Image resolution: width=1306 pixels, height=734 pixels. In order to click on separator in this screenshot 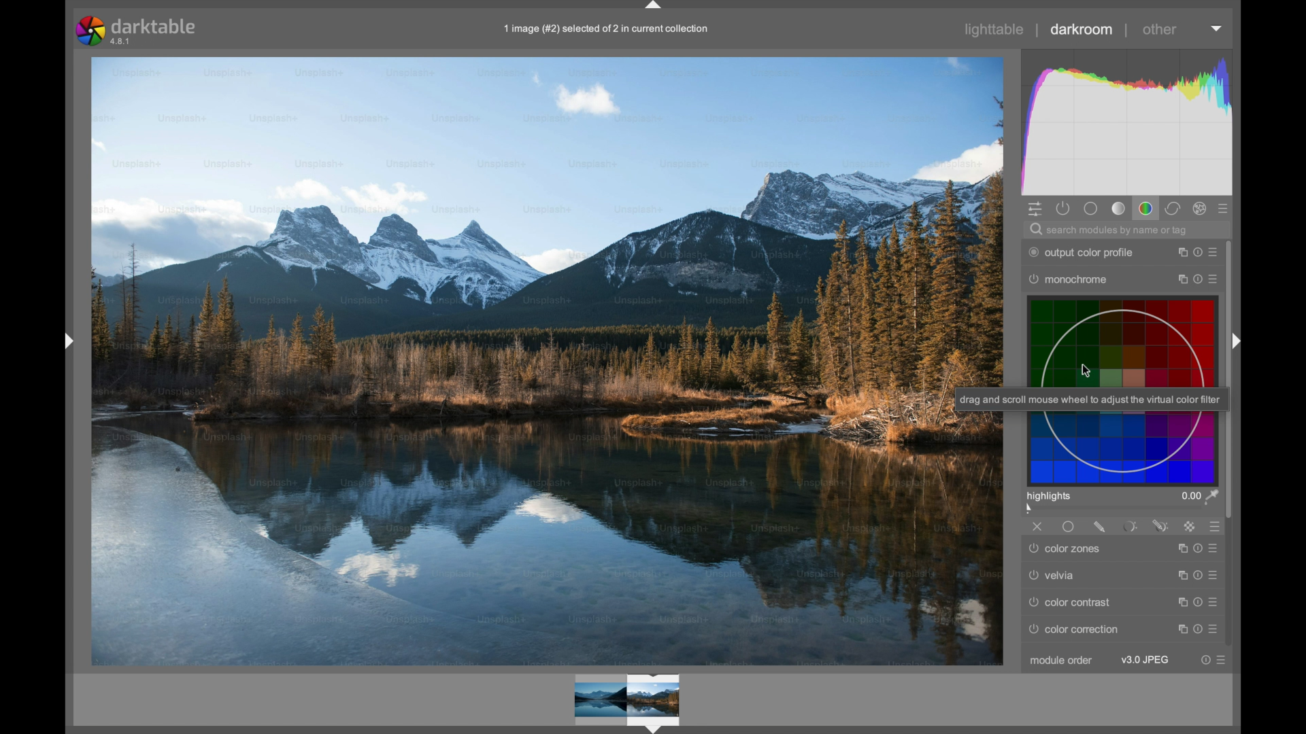, I will do `click(1126, 31)`.